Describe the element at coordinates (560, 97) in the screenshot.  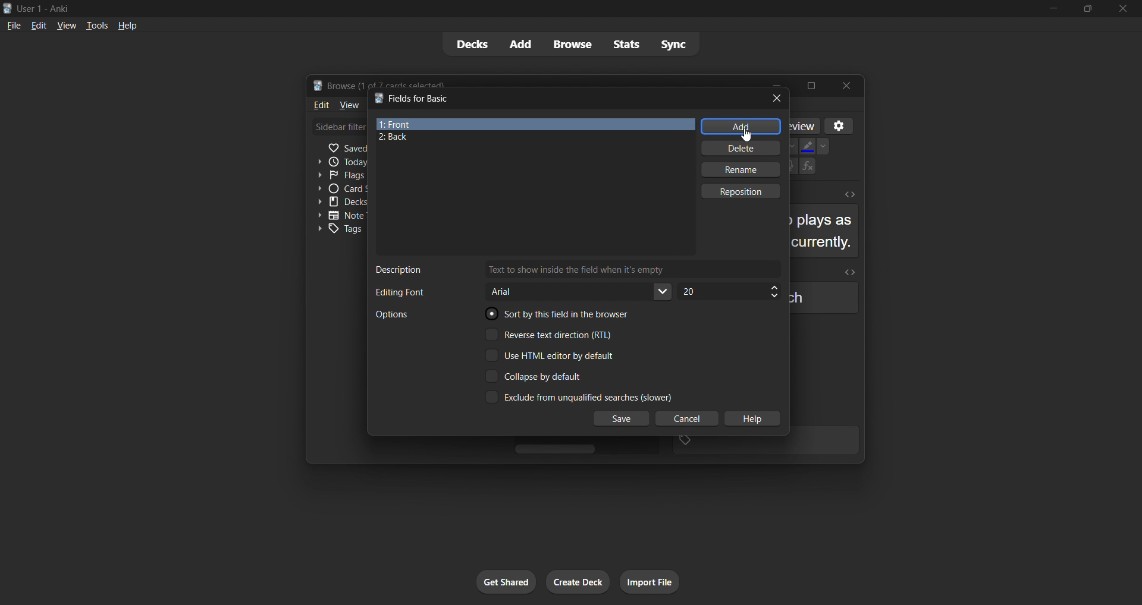
I see `title bar` at that location.